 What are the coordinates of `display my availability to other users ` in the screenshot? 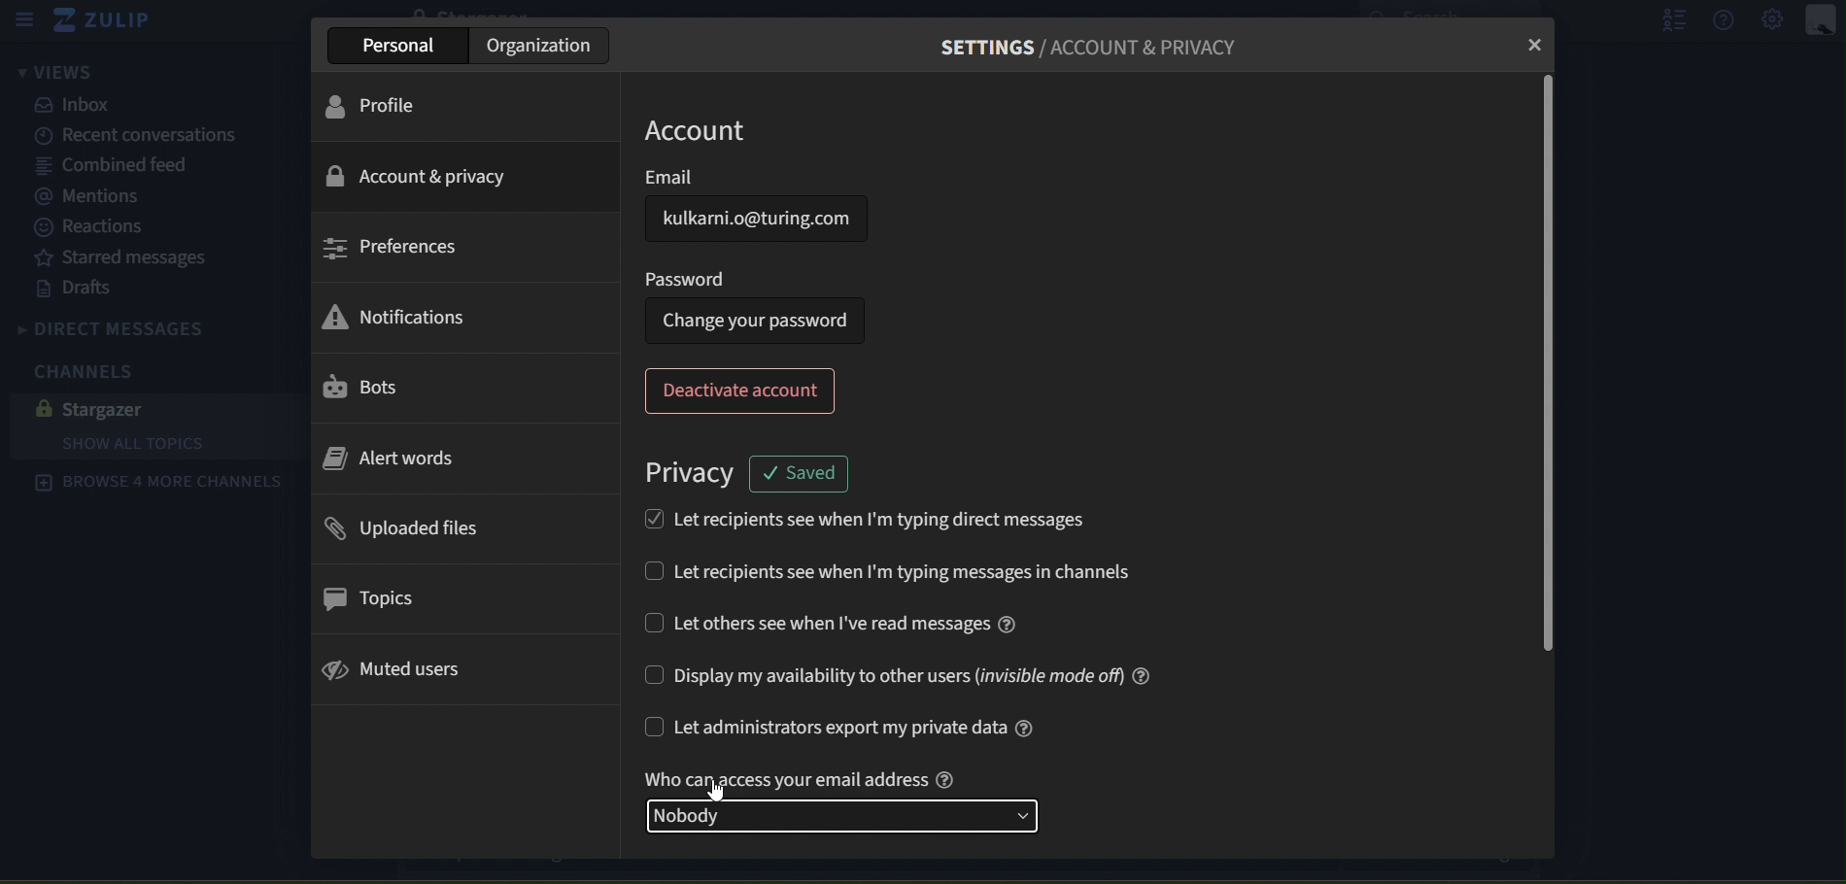 It's located at (900, 676).